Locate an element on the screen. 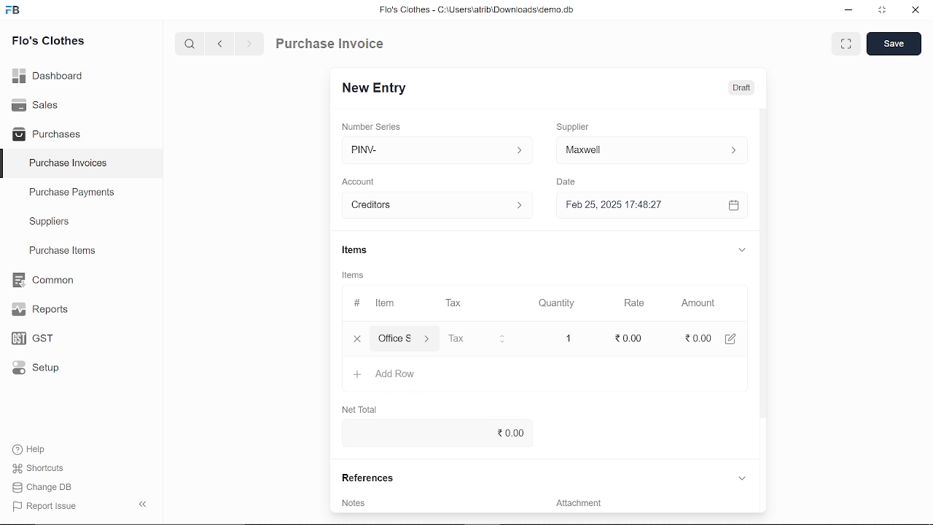 The image size is (933, 525). Items is located at coordinates (357, 276).